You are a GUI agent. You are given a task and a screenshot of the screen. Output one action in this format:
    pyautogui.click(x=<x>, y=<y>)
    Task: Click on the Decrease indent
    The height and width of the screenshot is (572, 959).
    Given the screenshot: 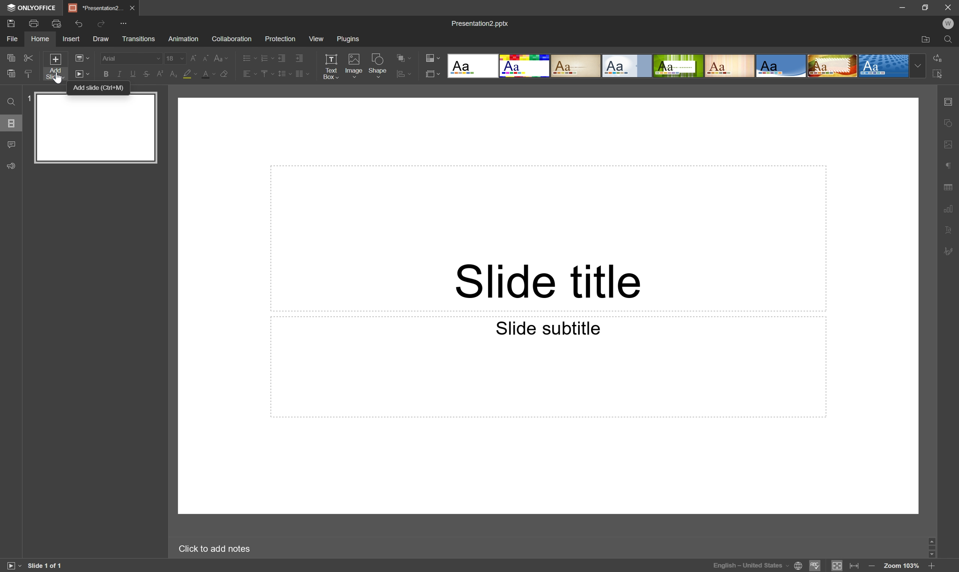 What is the action you would take?
    pyautogui.click(x=282, y=56)
    